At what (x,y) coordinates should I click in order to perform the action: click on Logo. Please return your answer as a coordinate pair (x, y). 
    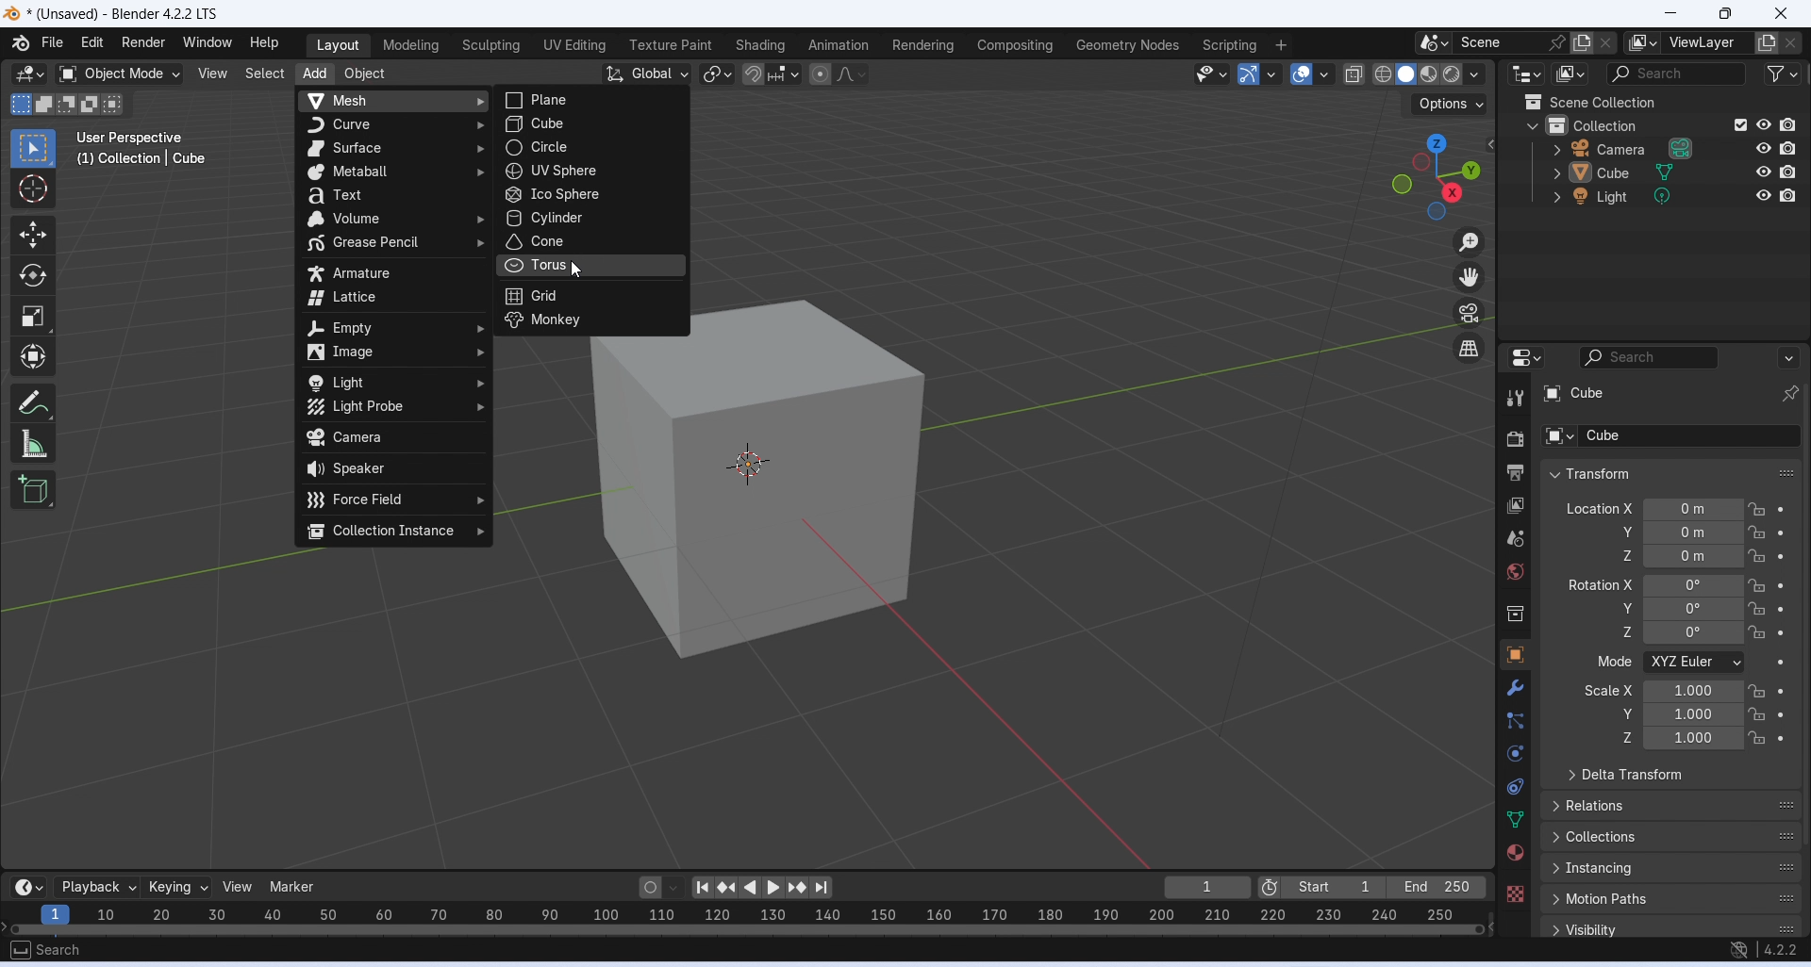
    Looking at the image, I should click on (19, 44).